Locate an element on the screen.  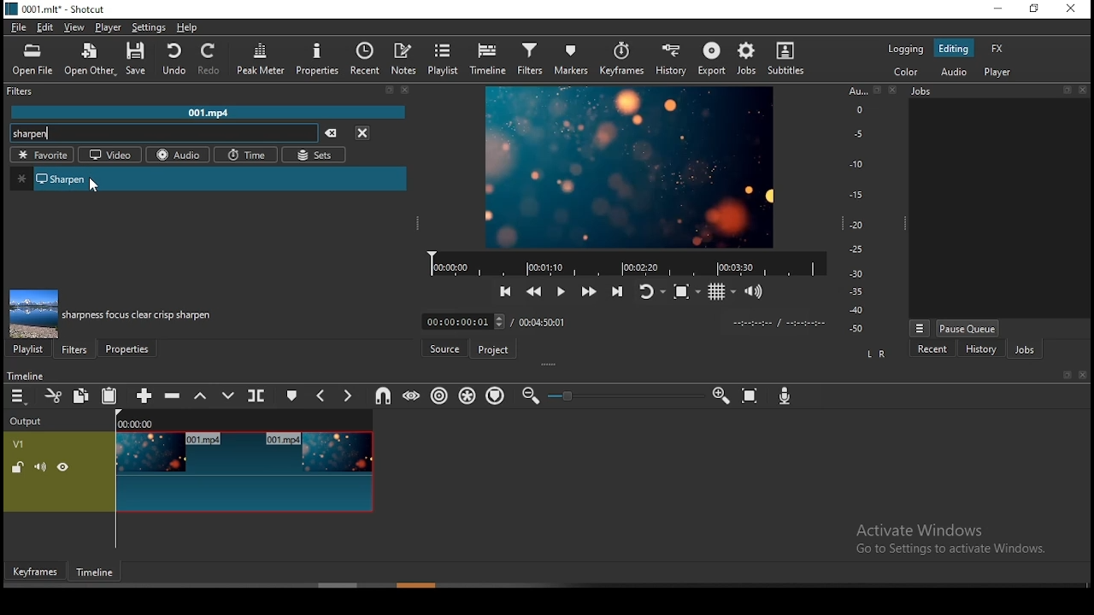
history is located at coordinates (667, 58).